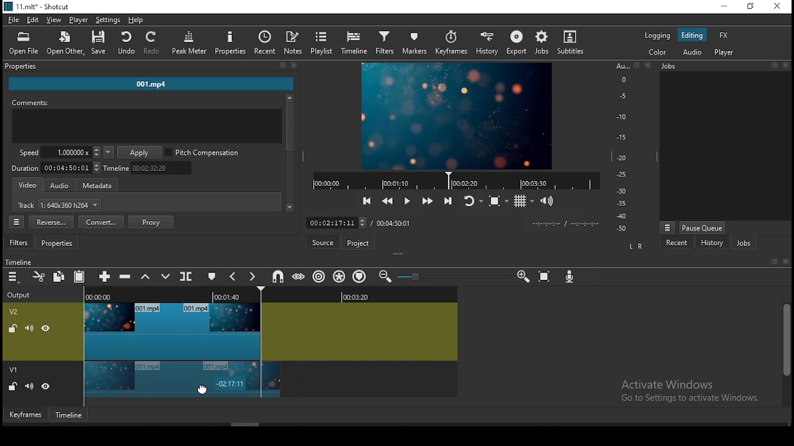 The image size is (794, 446). Describe the element at coordinates (203, 389) in the screenshot. I see `cursor` at that location.